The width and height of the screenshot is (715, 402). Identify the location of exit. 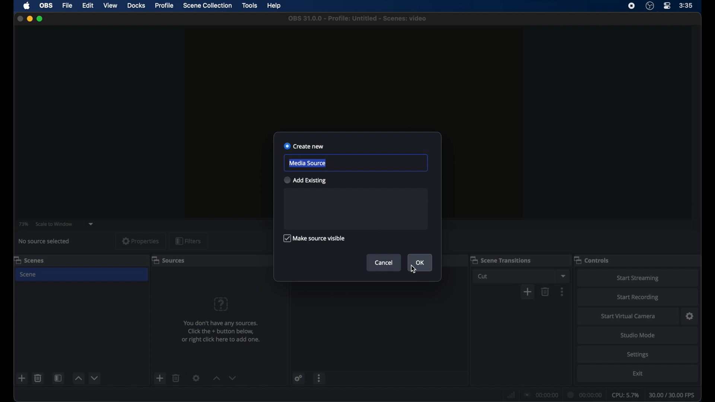
(638, 373).